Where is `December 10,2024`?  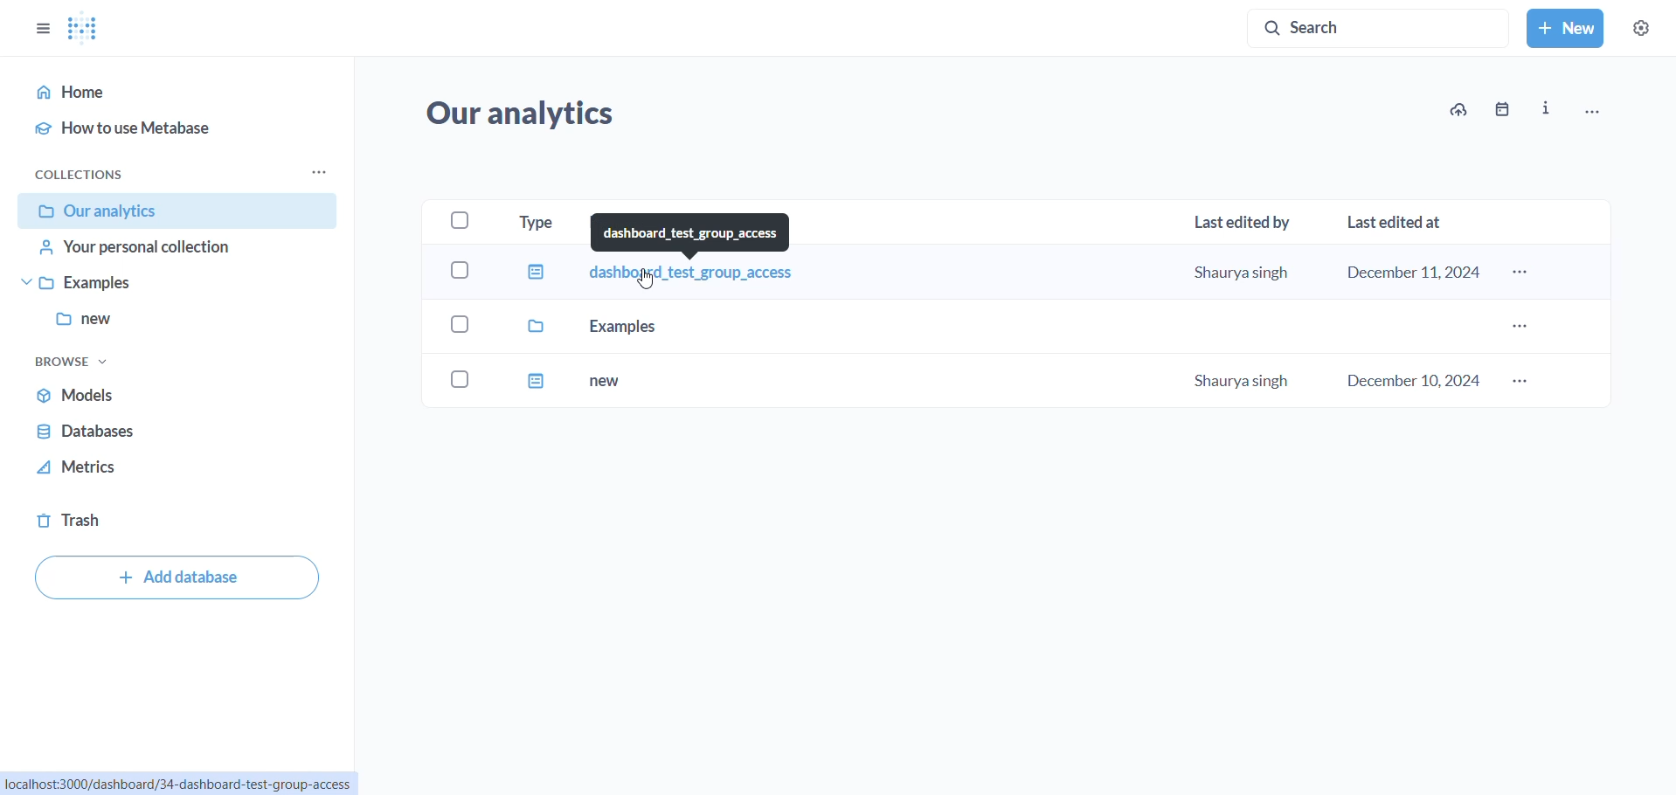 December 10,2024 is located at coordinates (1413, 382).